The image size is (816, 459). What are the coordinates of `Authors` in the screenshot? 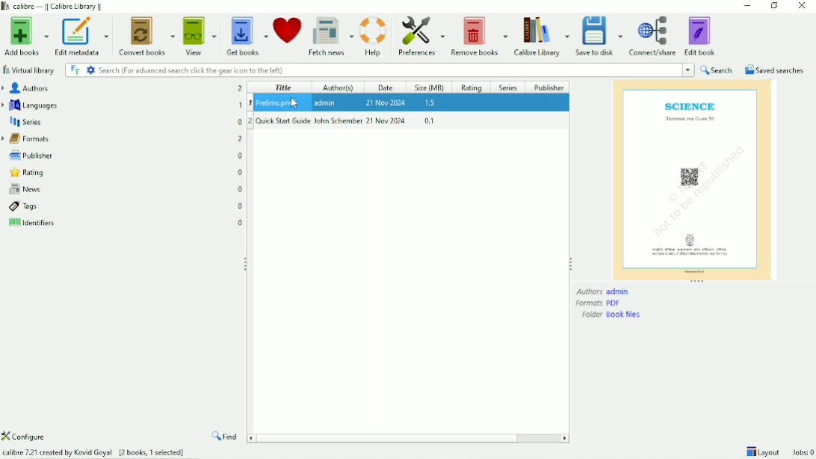 It's located at (604, 292).